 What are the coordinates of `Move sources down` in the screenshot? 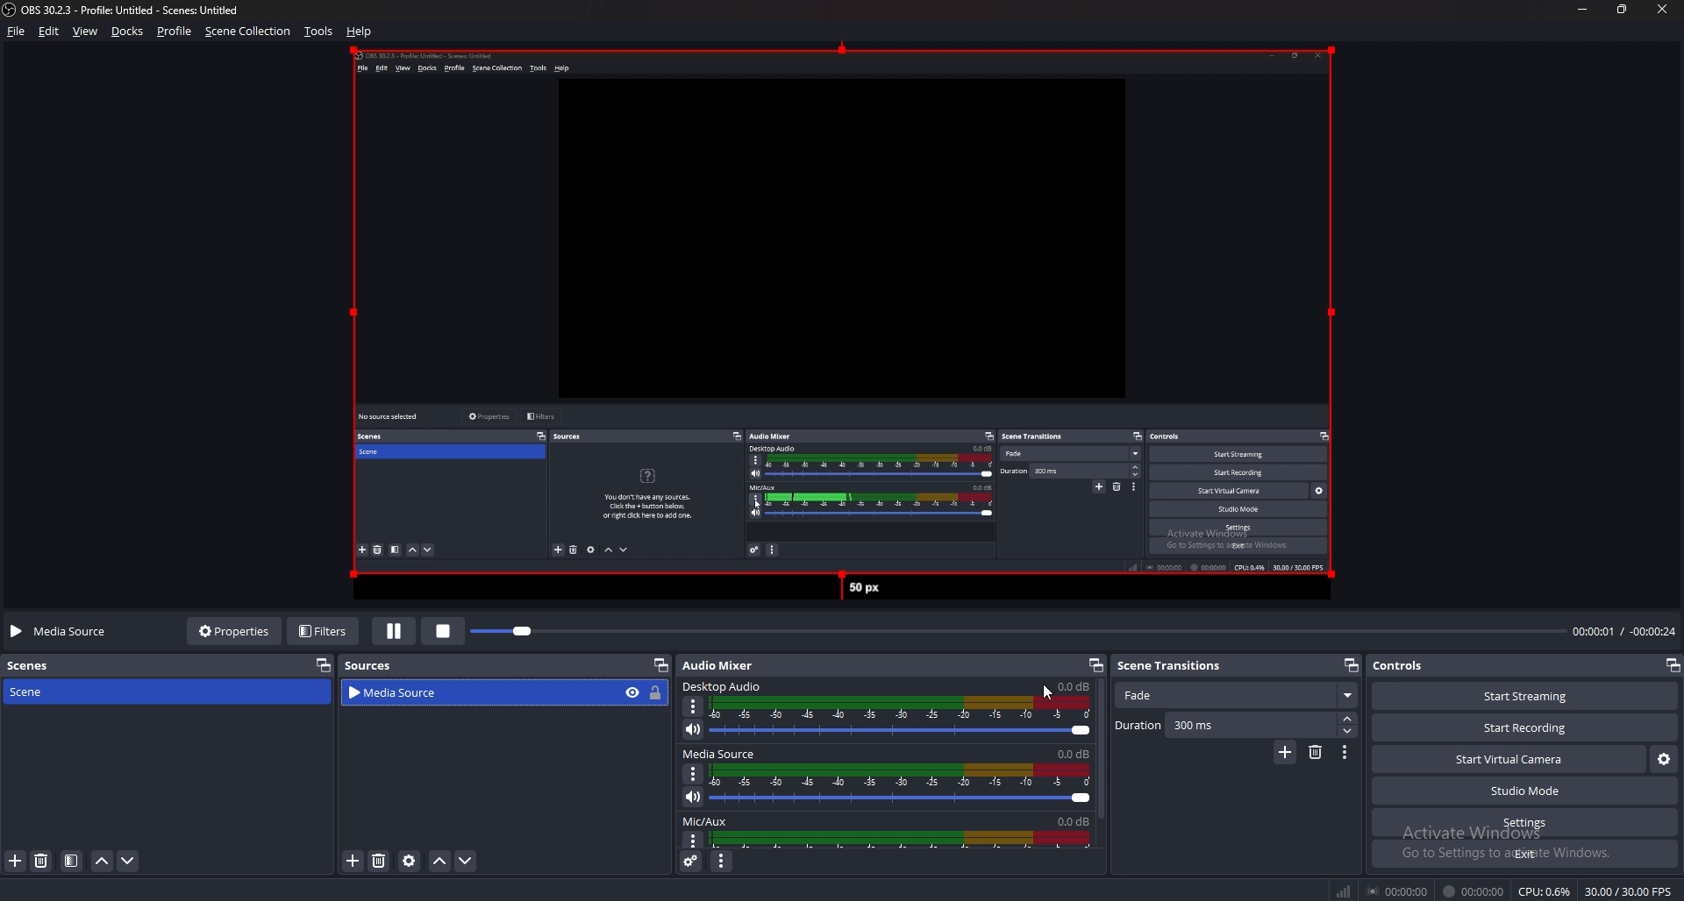 It's located at (465, 861).